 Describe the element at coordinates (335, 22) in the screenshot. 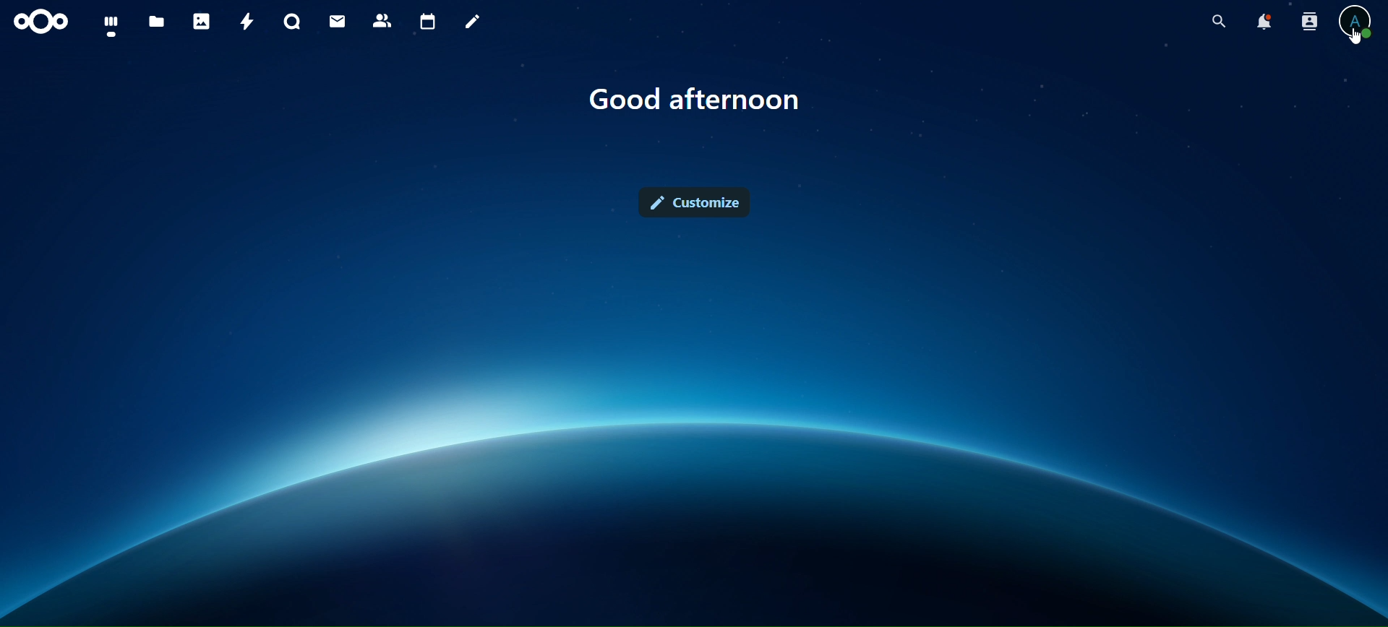

I see `mail` at that location.